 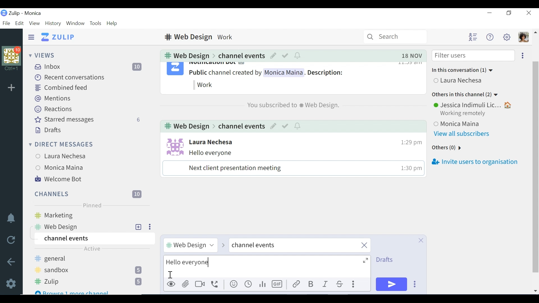 What do you see at coordinates (6, 23) in the screenshot?
I see `File` at bounding box center [6, 23].